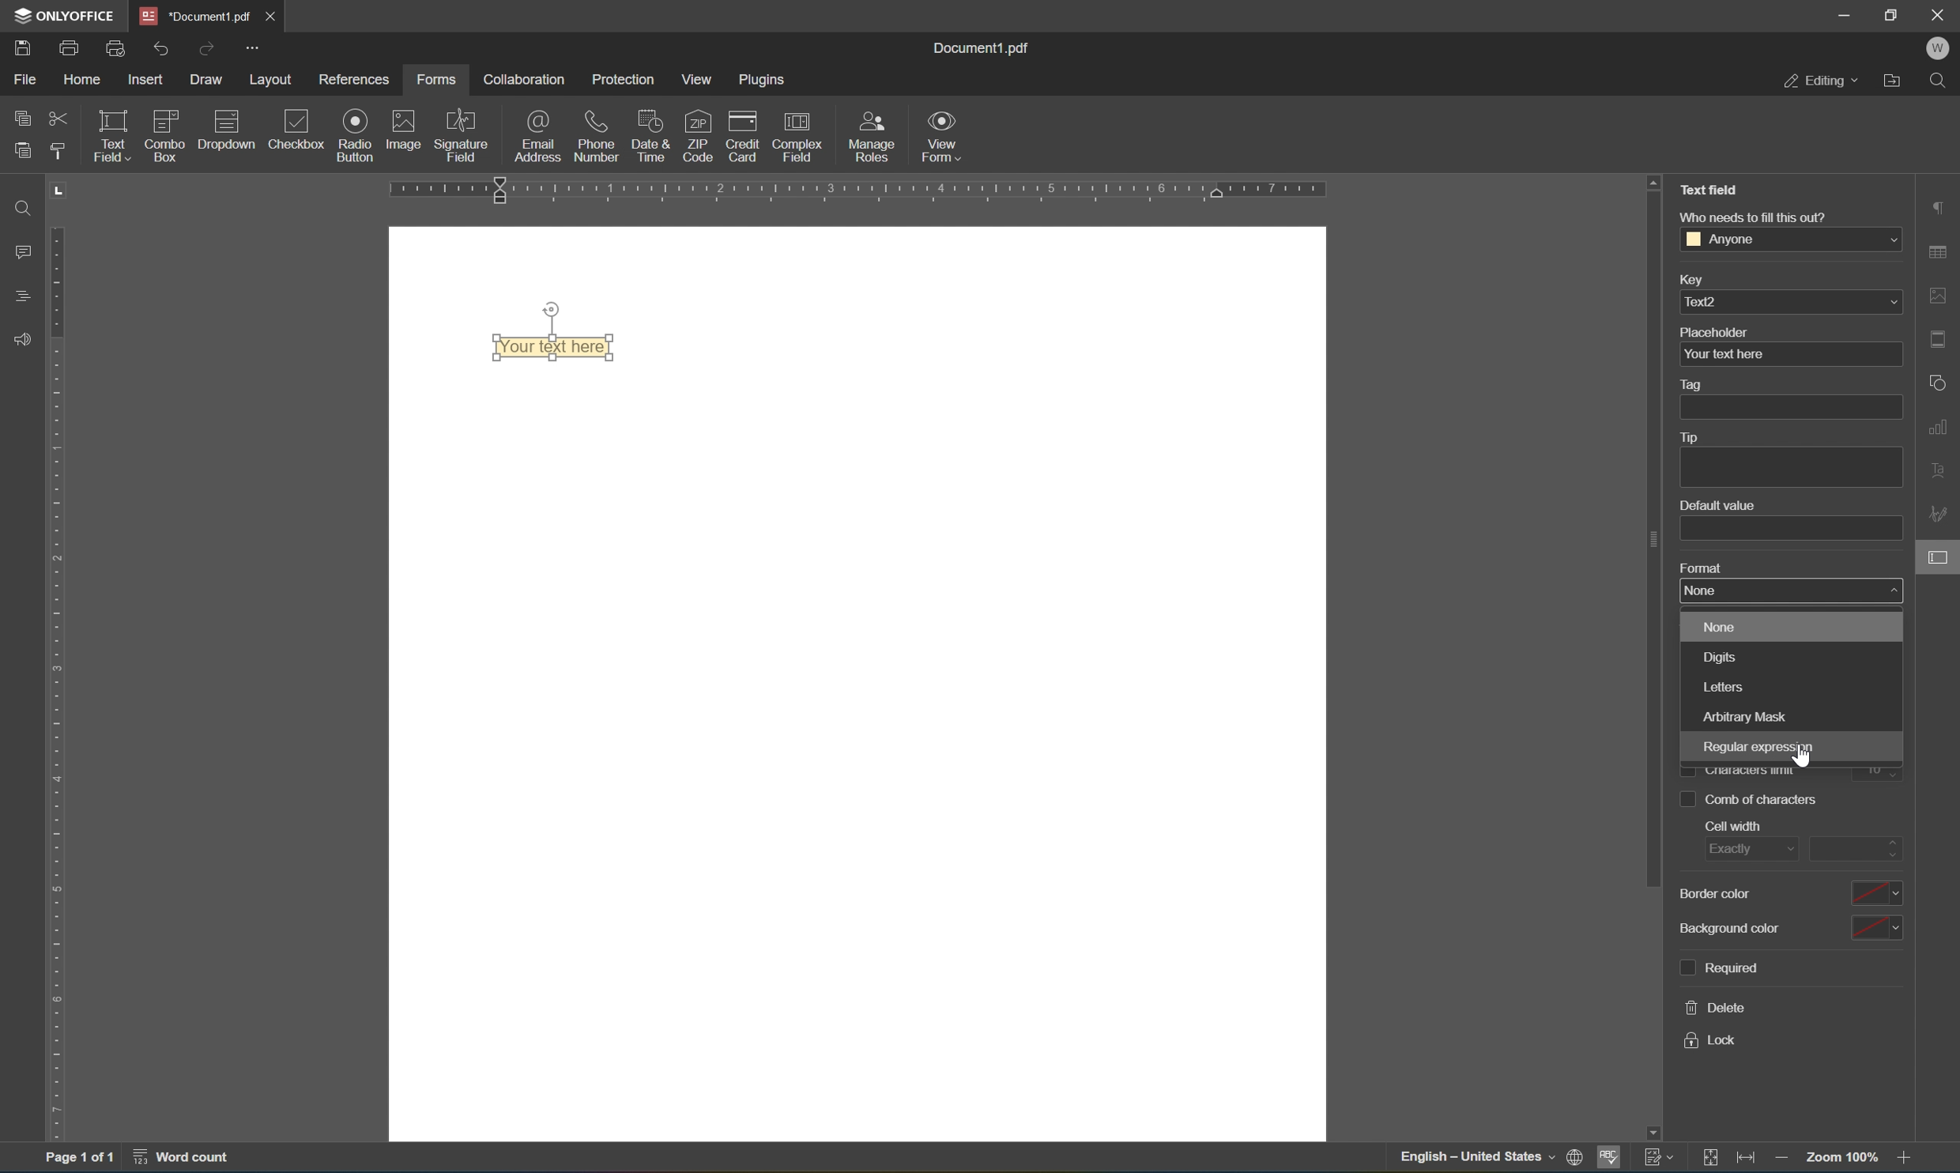 The image size is (1960, 1173). What do you see at coordinates (462, 135) in the screenshot?
I see `signature field` at bounding box center [462, 135].